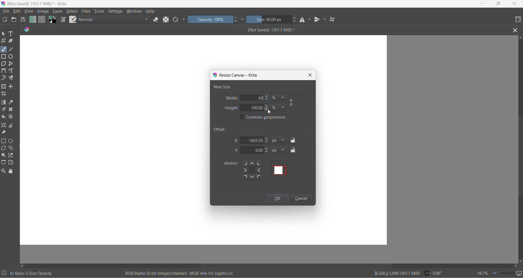  Describe the element at coordinates (292, 103) in the screenshot. I see `constant proportion button` at that location.